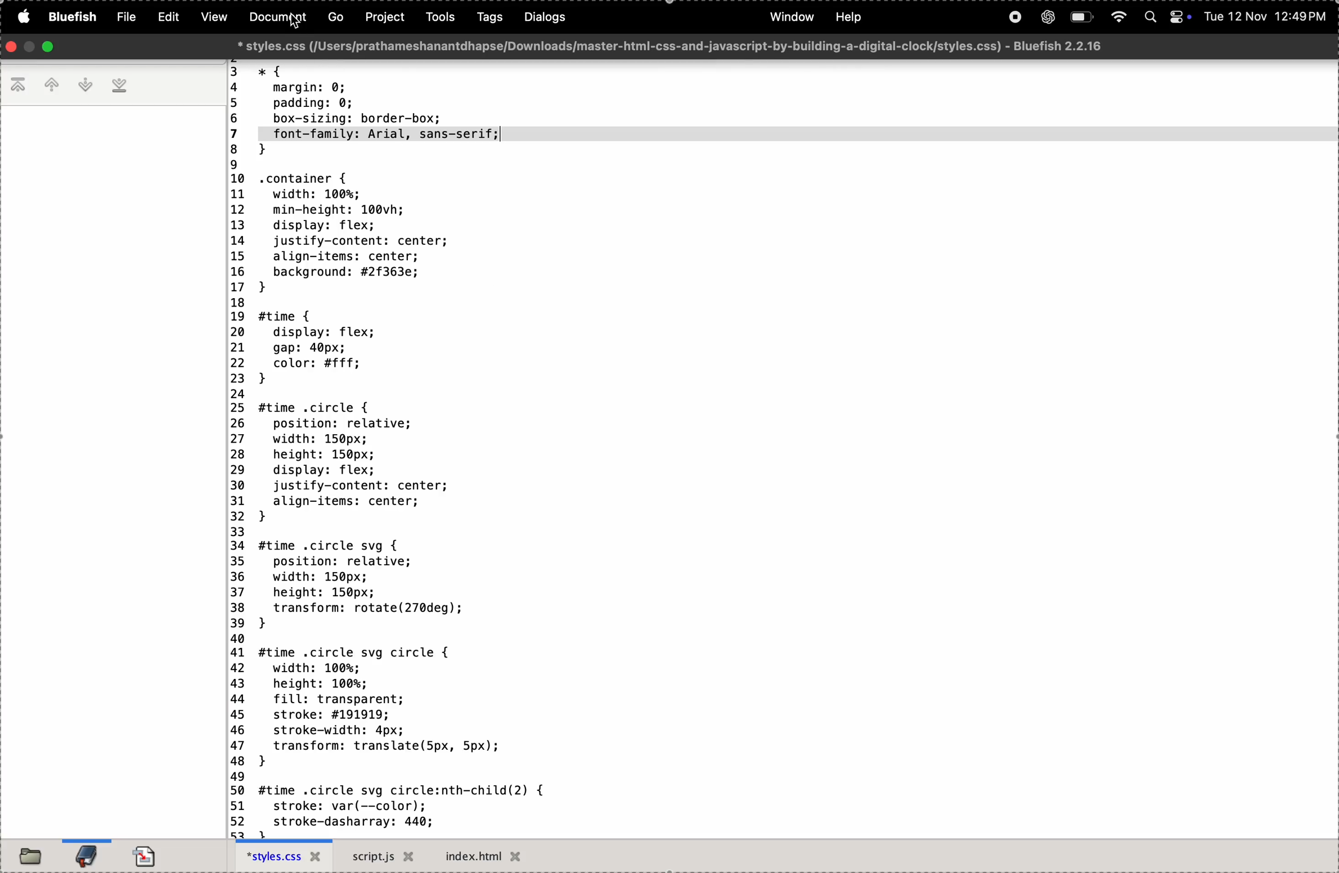 Image resolution: width=1339 pixels, height=873 pixels. I want to click on previous book mark, so click(53, 84).